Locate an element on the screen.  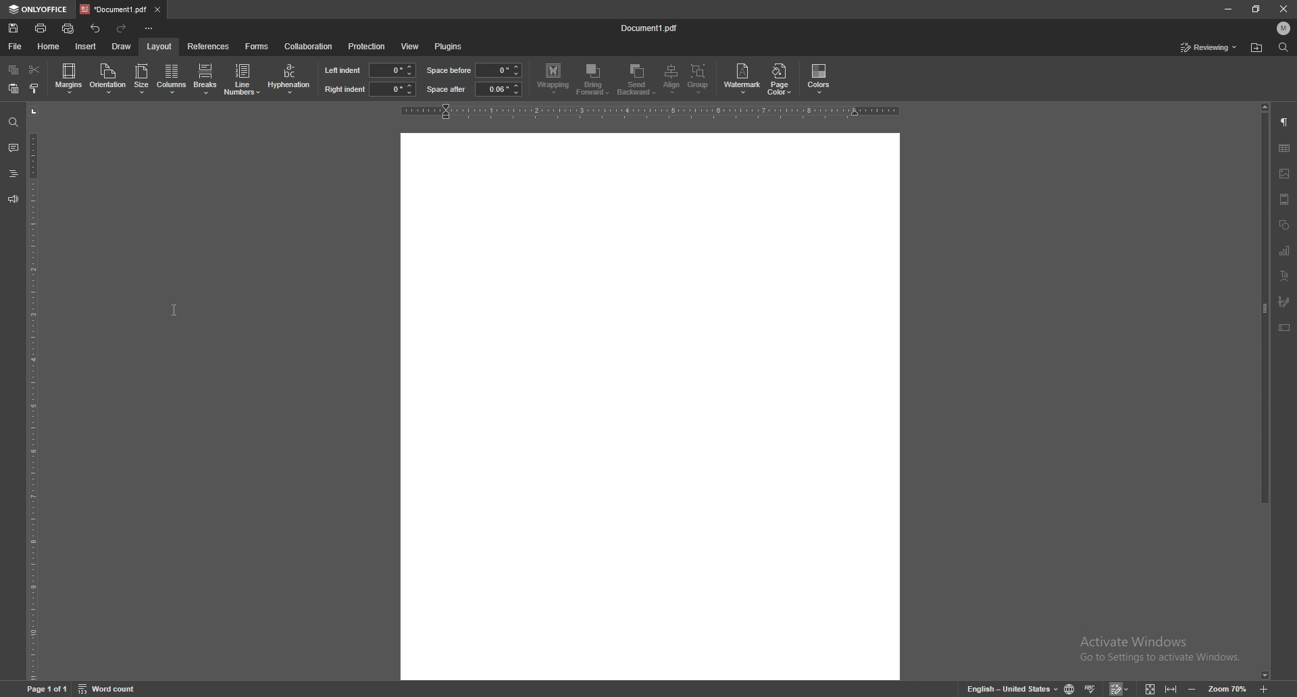
locate file is located at coordinates (1256, 49).